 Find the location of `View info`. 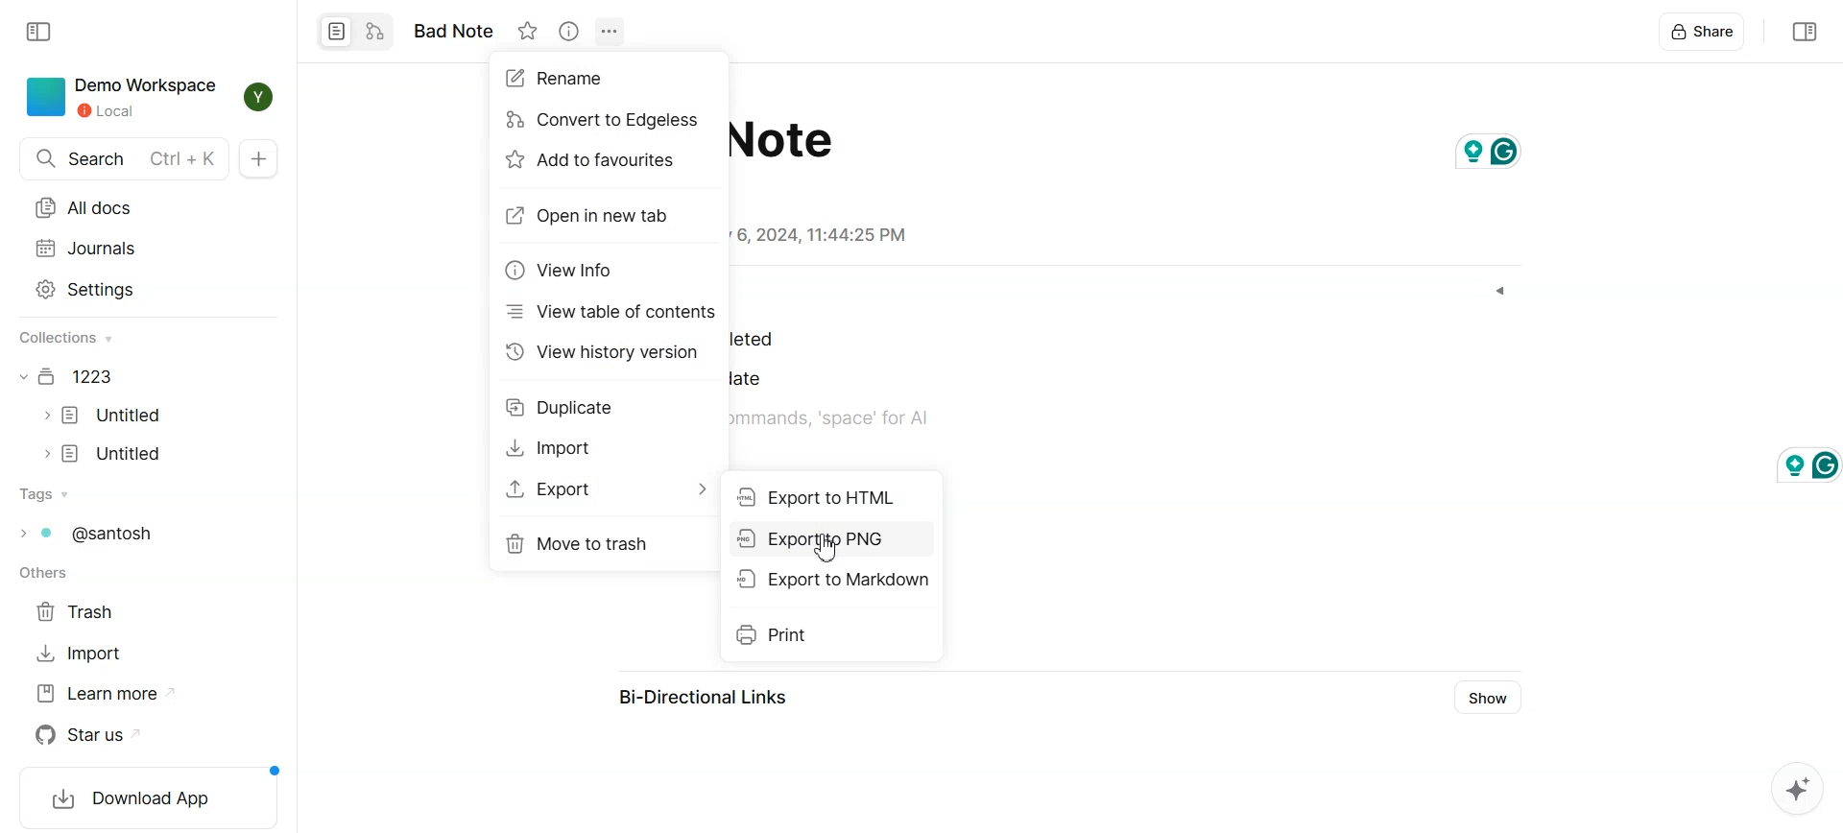

View info is located at coordinates (562, 271).